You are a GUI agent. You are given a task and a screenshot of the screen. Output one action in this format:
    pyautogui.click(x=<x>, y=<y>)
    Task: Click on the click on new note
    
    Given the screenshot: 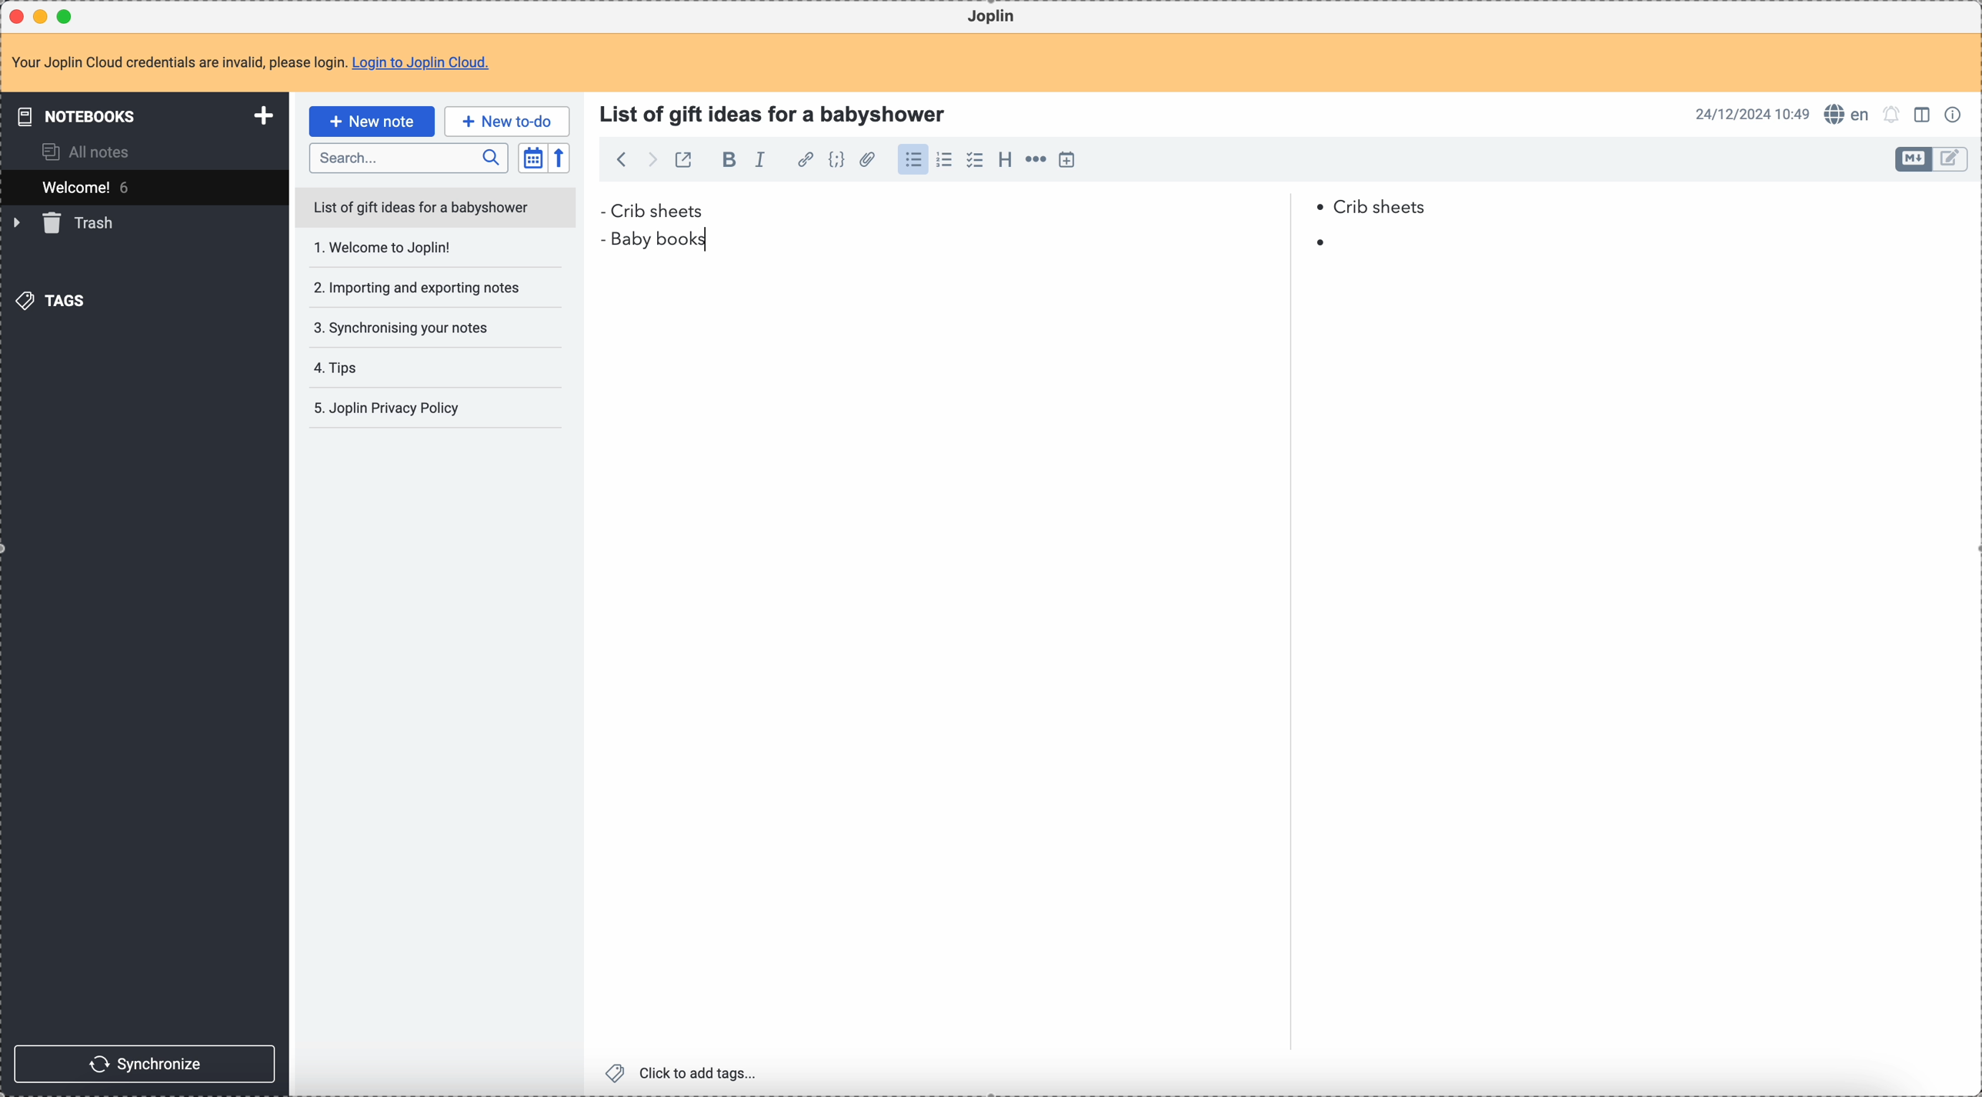 What is the action you would take?
    pyautogui.click(x=371, y=122)
    